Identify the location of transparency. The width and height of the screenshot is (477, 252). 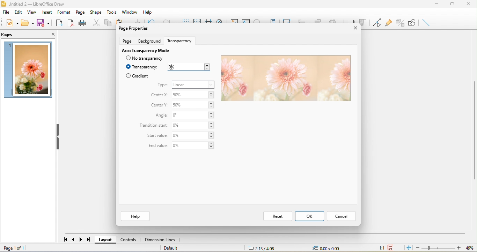
(142, 67).